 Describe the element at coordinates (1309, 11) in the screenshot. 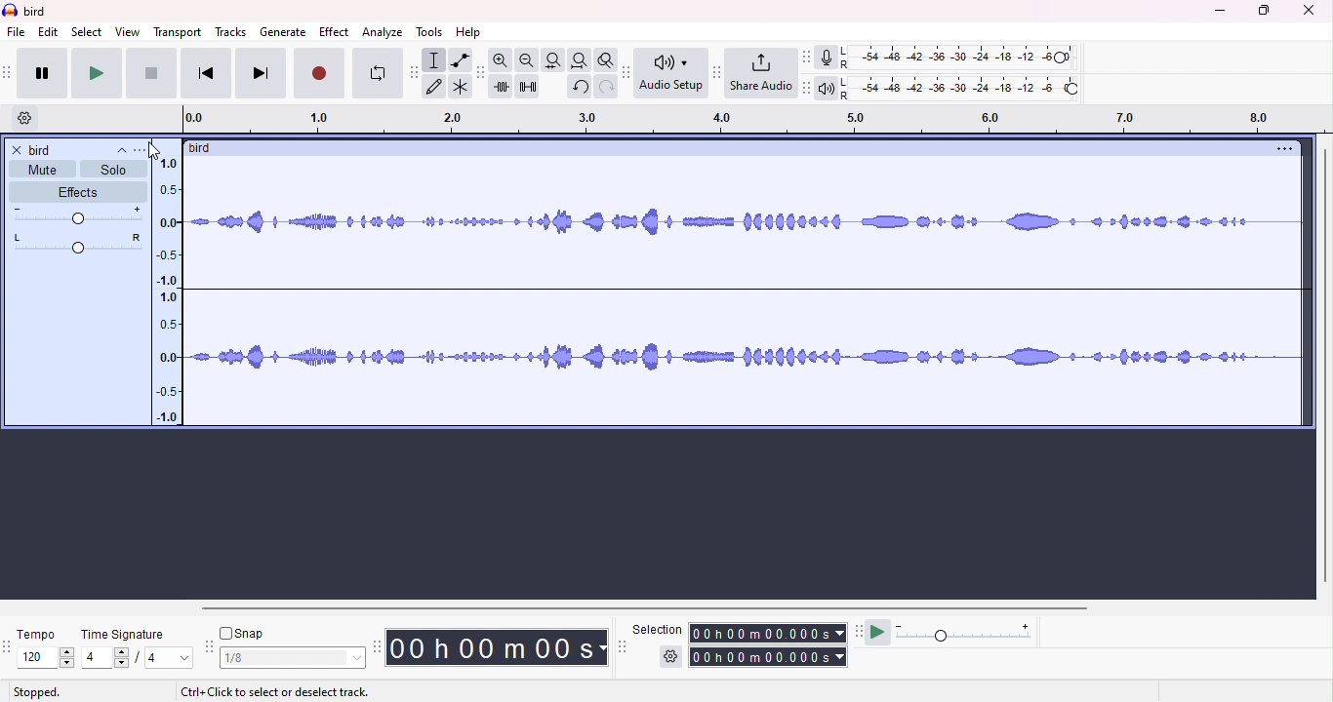

I see `close` at that location.